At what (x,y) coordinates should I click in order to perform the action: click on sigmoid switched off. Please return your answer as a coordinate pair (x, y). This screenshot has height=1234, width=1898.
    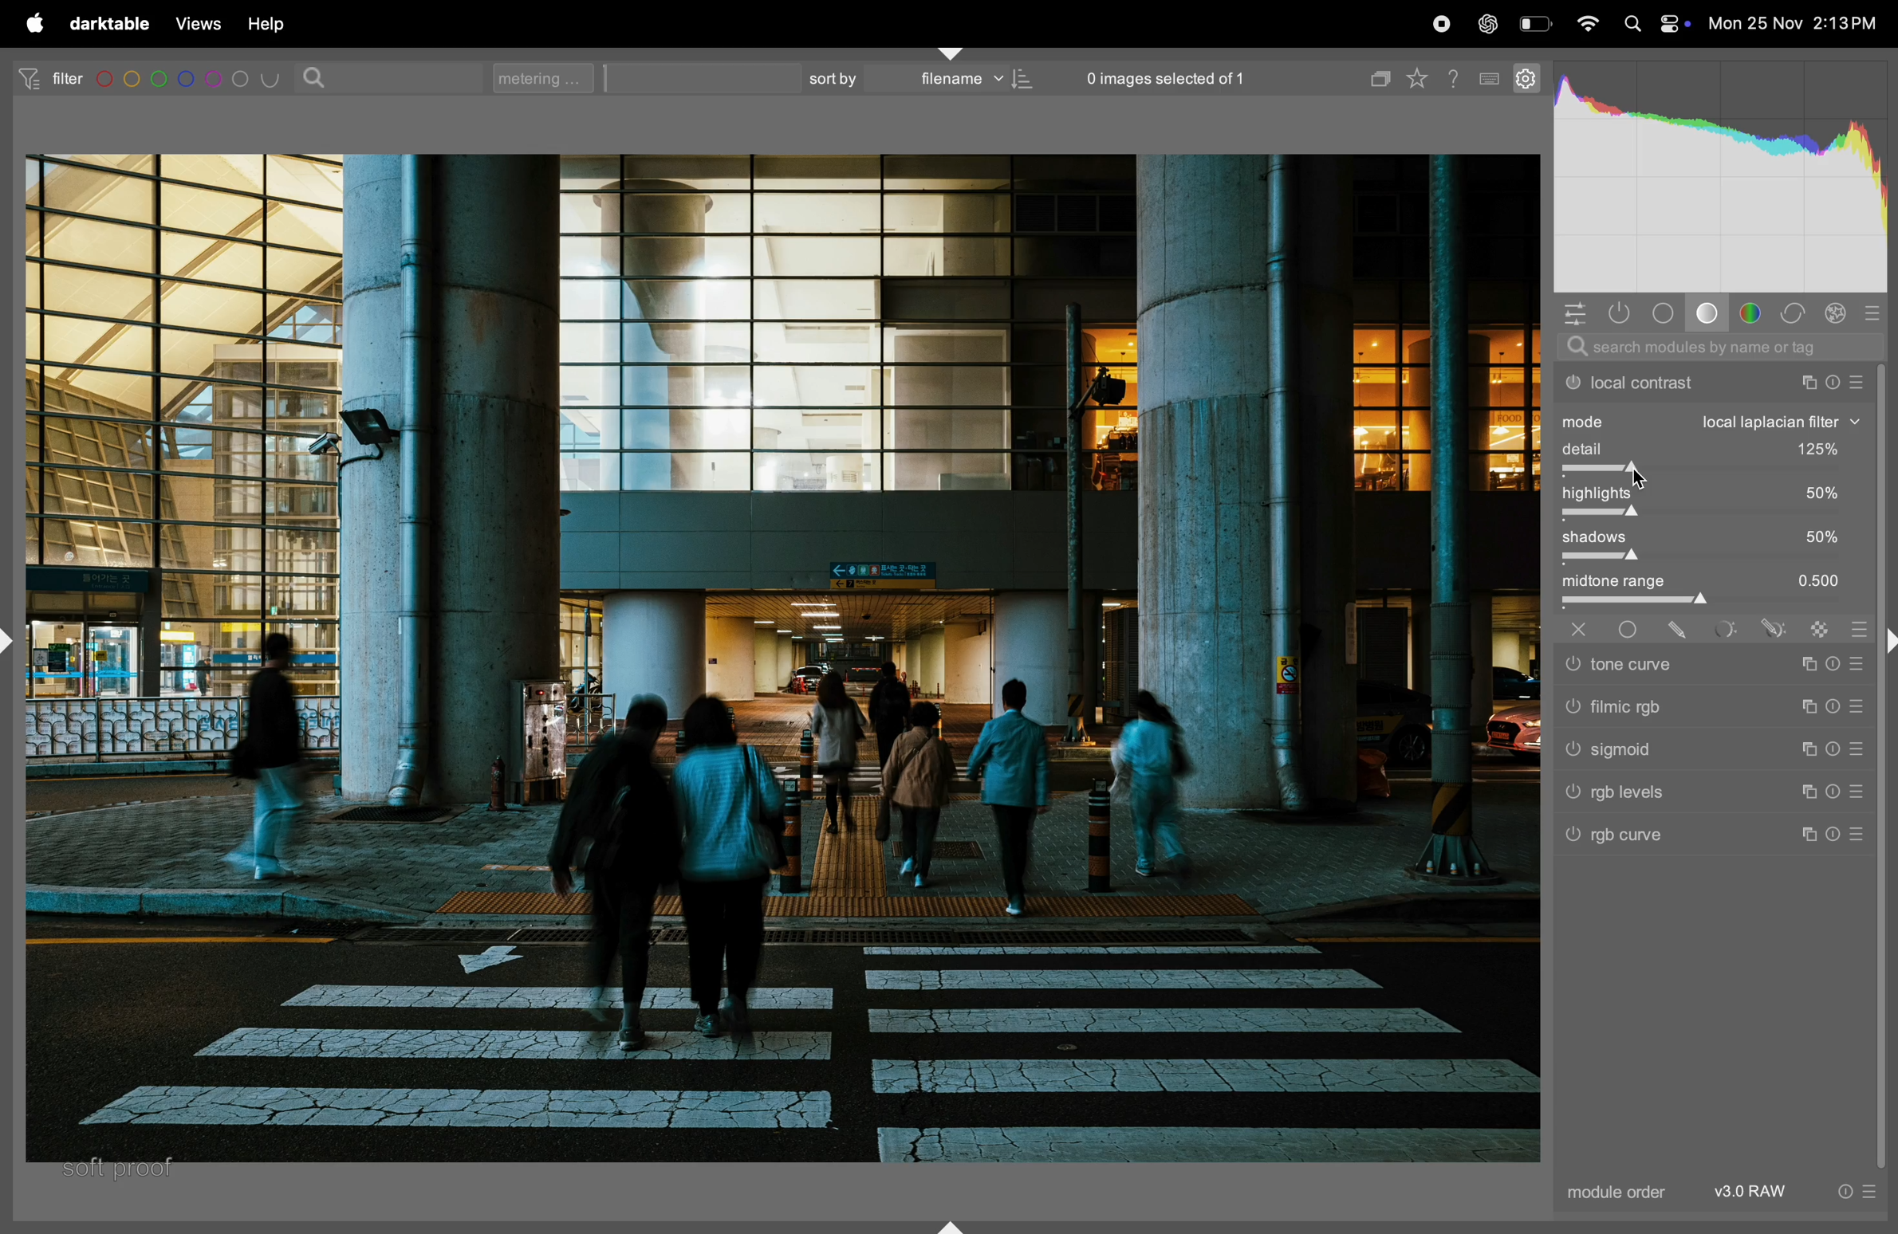
    Looking at the image, I should click on (1569, 753).